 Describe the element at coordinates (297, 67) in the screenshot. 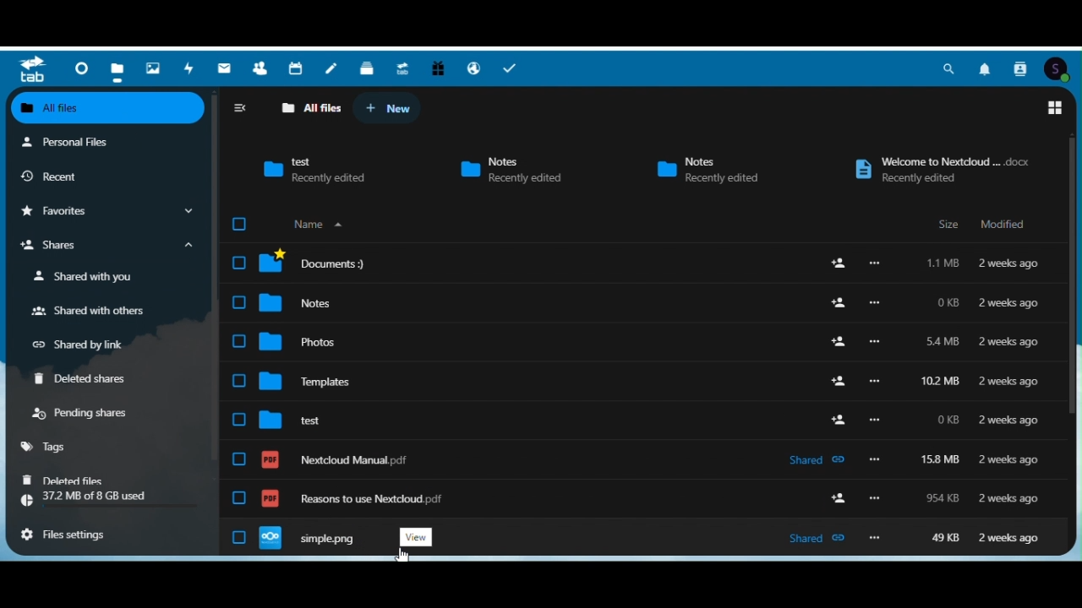

I see `Calendar` at that location.